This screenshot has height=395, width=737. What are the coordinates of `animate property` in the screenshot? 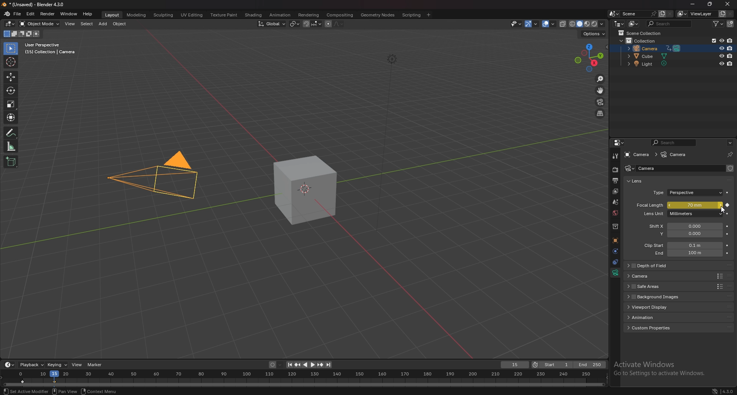 It's located at (729, 227).